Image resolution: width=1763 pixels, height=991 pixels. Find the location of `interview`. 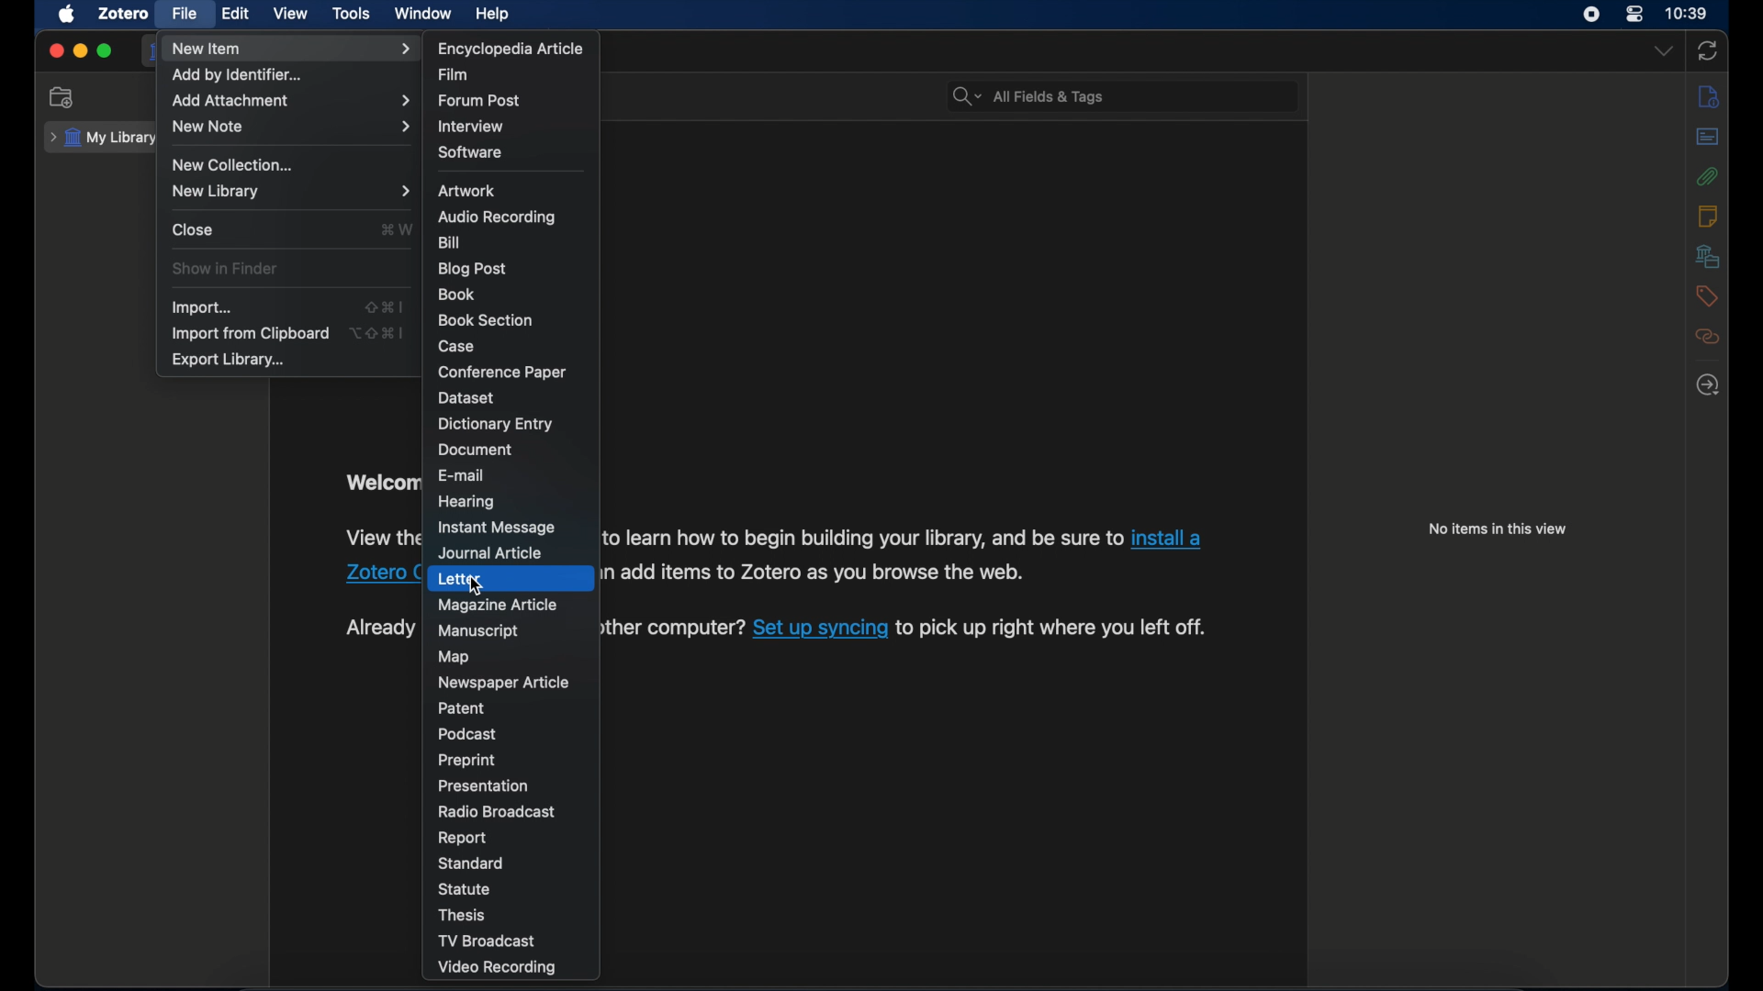

interview is located at coordinates (472, 127).